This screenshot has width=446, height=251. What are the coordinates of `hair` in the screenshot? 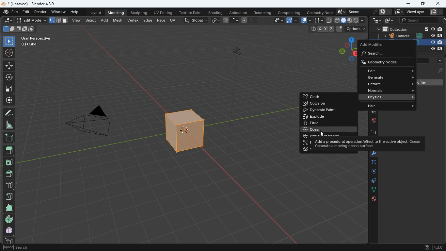 It's located at (392, 107).